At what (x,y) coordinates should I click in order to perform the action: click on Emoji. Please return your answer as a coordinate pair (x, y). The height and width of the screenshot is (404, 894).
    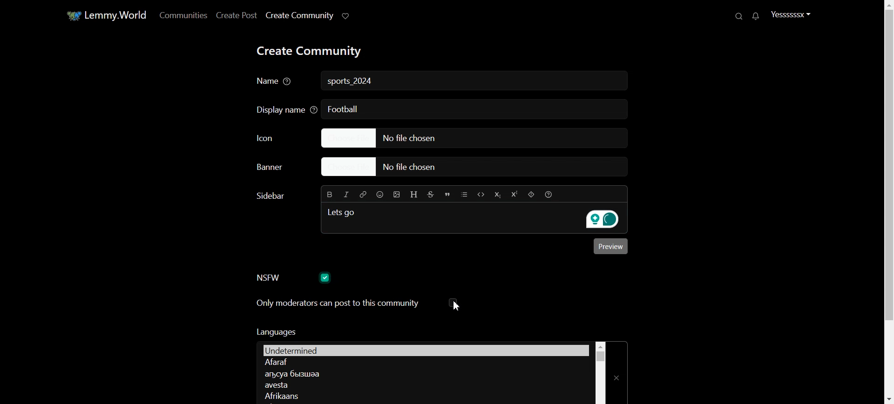
    Looking at the image, I should click on (380, 194).